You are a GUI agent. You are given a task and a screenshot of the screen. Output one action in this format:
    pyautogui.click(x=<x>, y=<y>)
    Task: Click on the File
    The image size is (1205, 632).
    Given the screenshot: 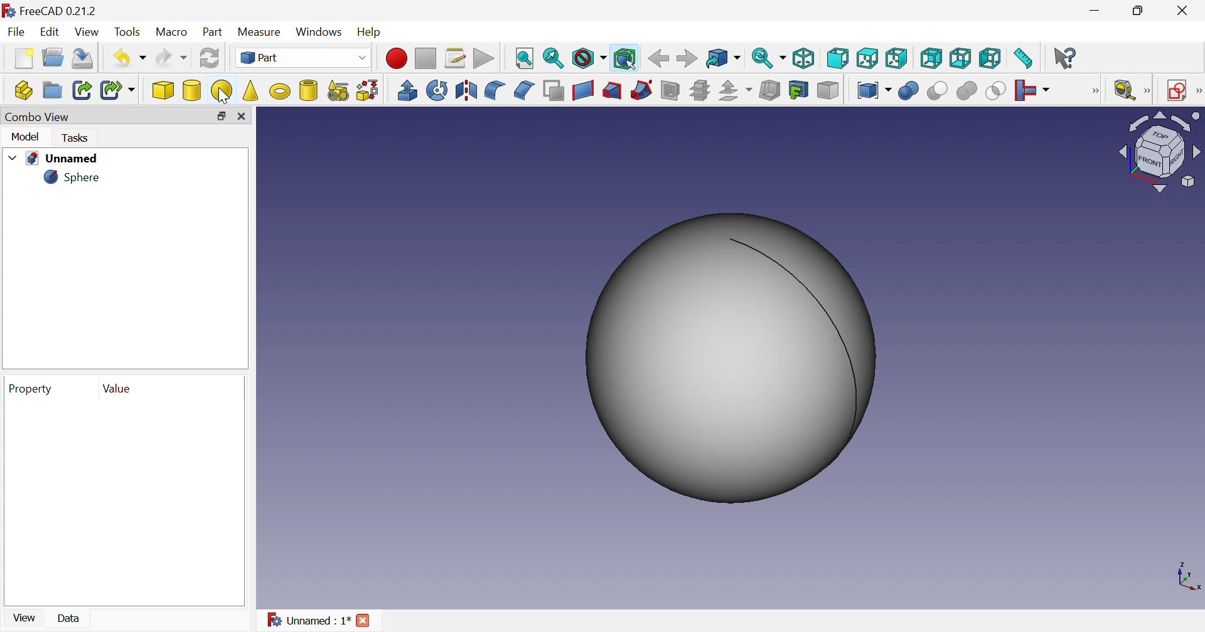 What is the action you would take?
    pyautogui.click(x=16, y=31)
    